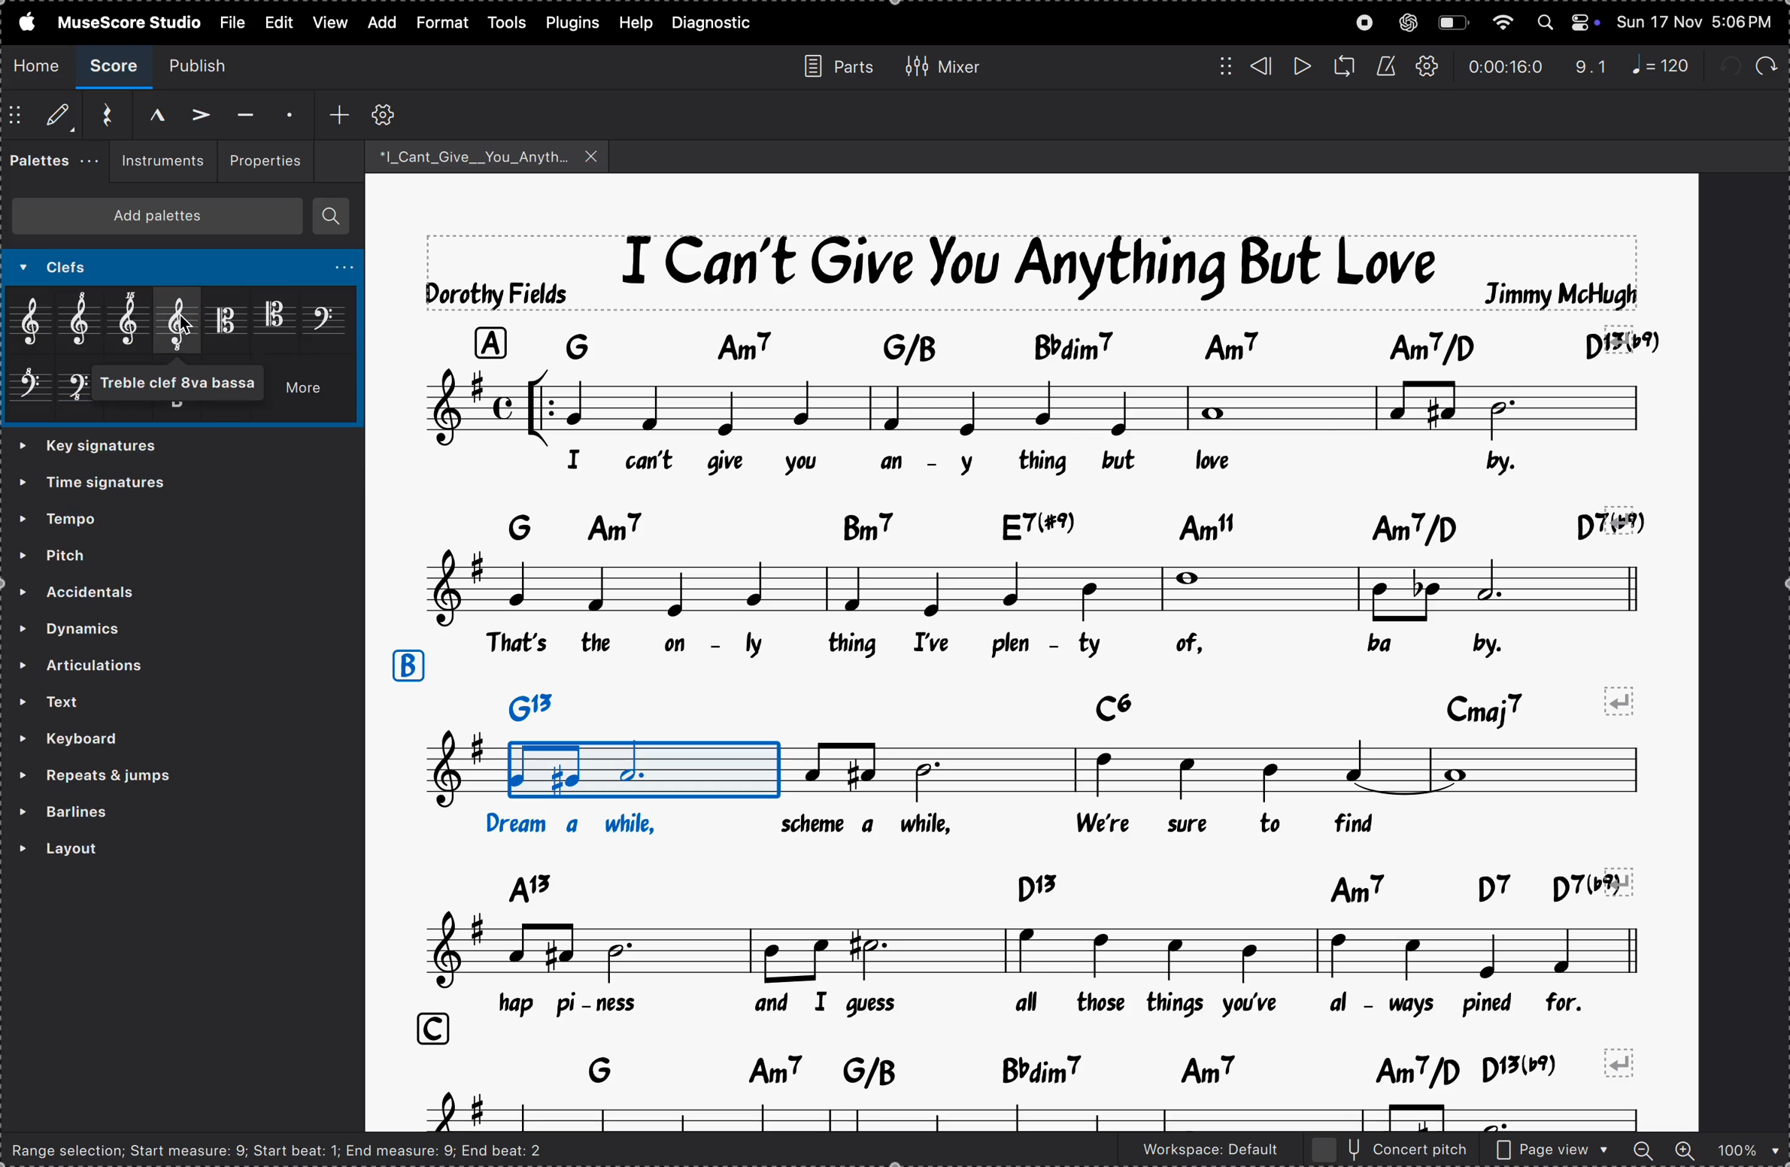 Image resolution: width=1790 pixels, height=1167 pixels. What do you see at coordinates (508, 22) in the screenshot?
I see `tools` at bounding box center [508, 22].